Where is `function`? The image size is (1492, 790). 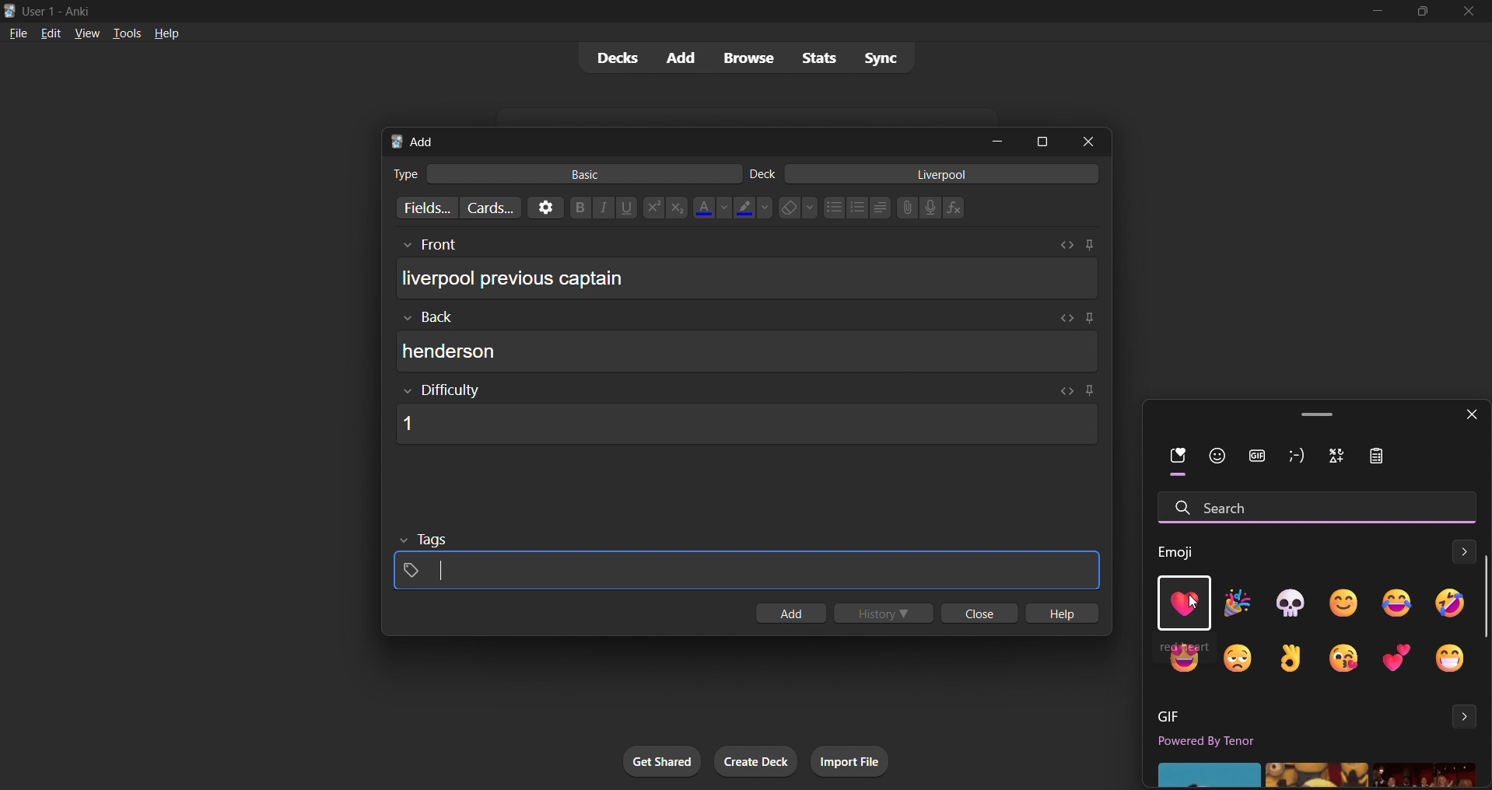 function is located at coordinates (959, 208).